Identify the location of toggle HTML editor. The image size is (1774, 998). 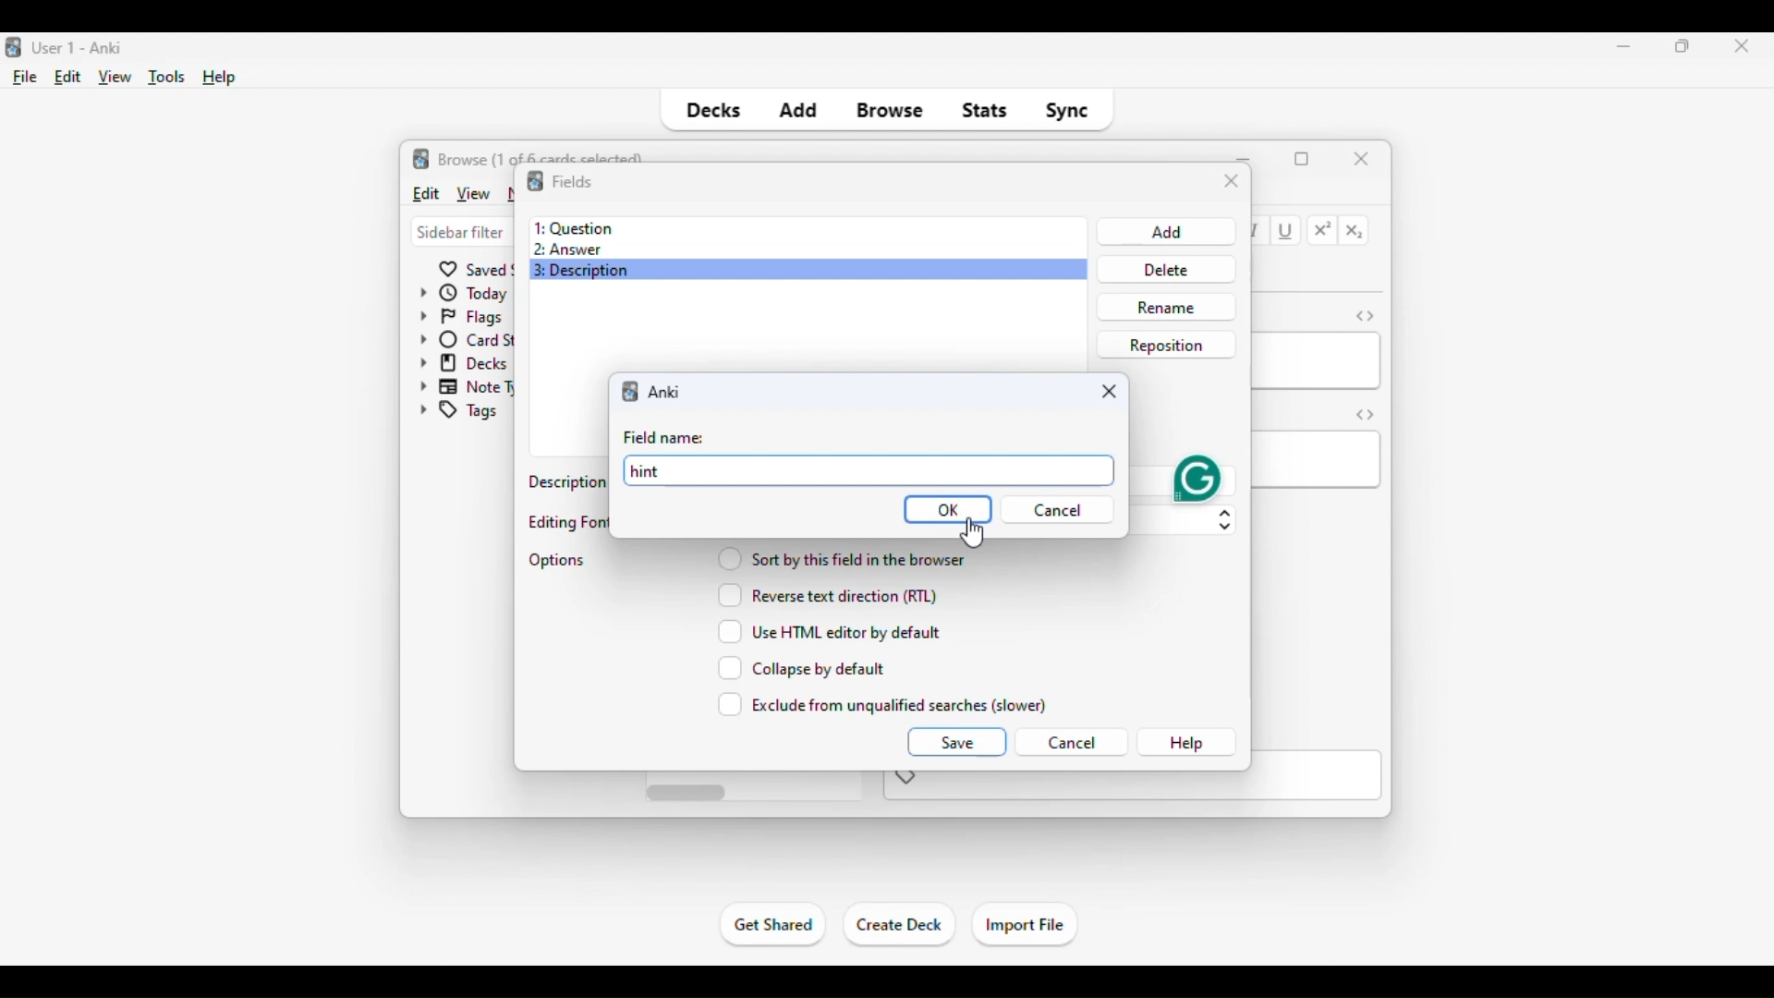
(1365, 315).